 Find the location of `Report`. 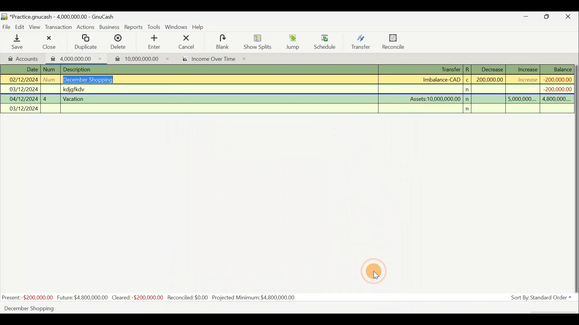

Report is located at coordinates (207, 60).